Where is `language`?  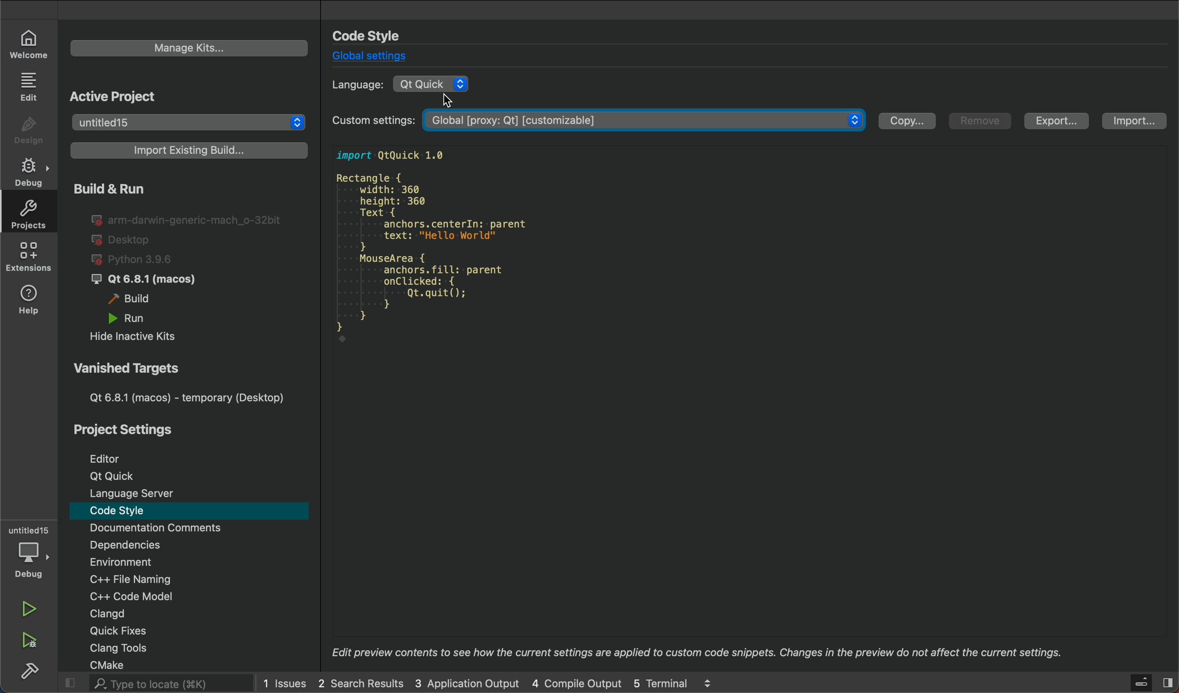
language is located at coordinates (350, 86).